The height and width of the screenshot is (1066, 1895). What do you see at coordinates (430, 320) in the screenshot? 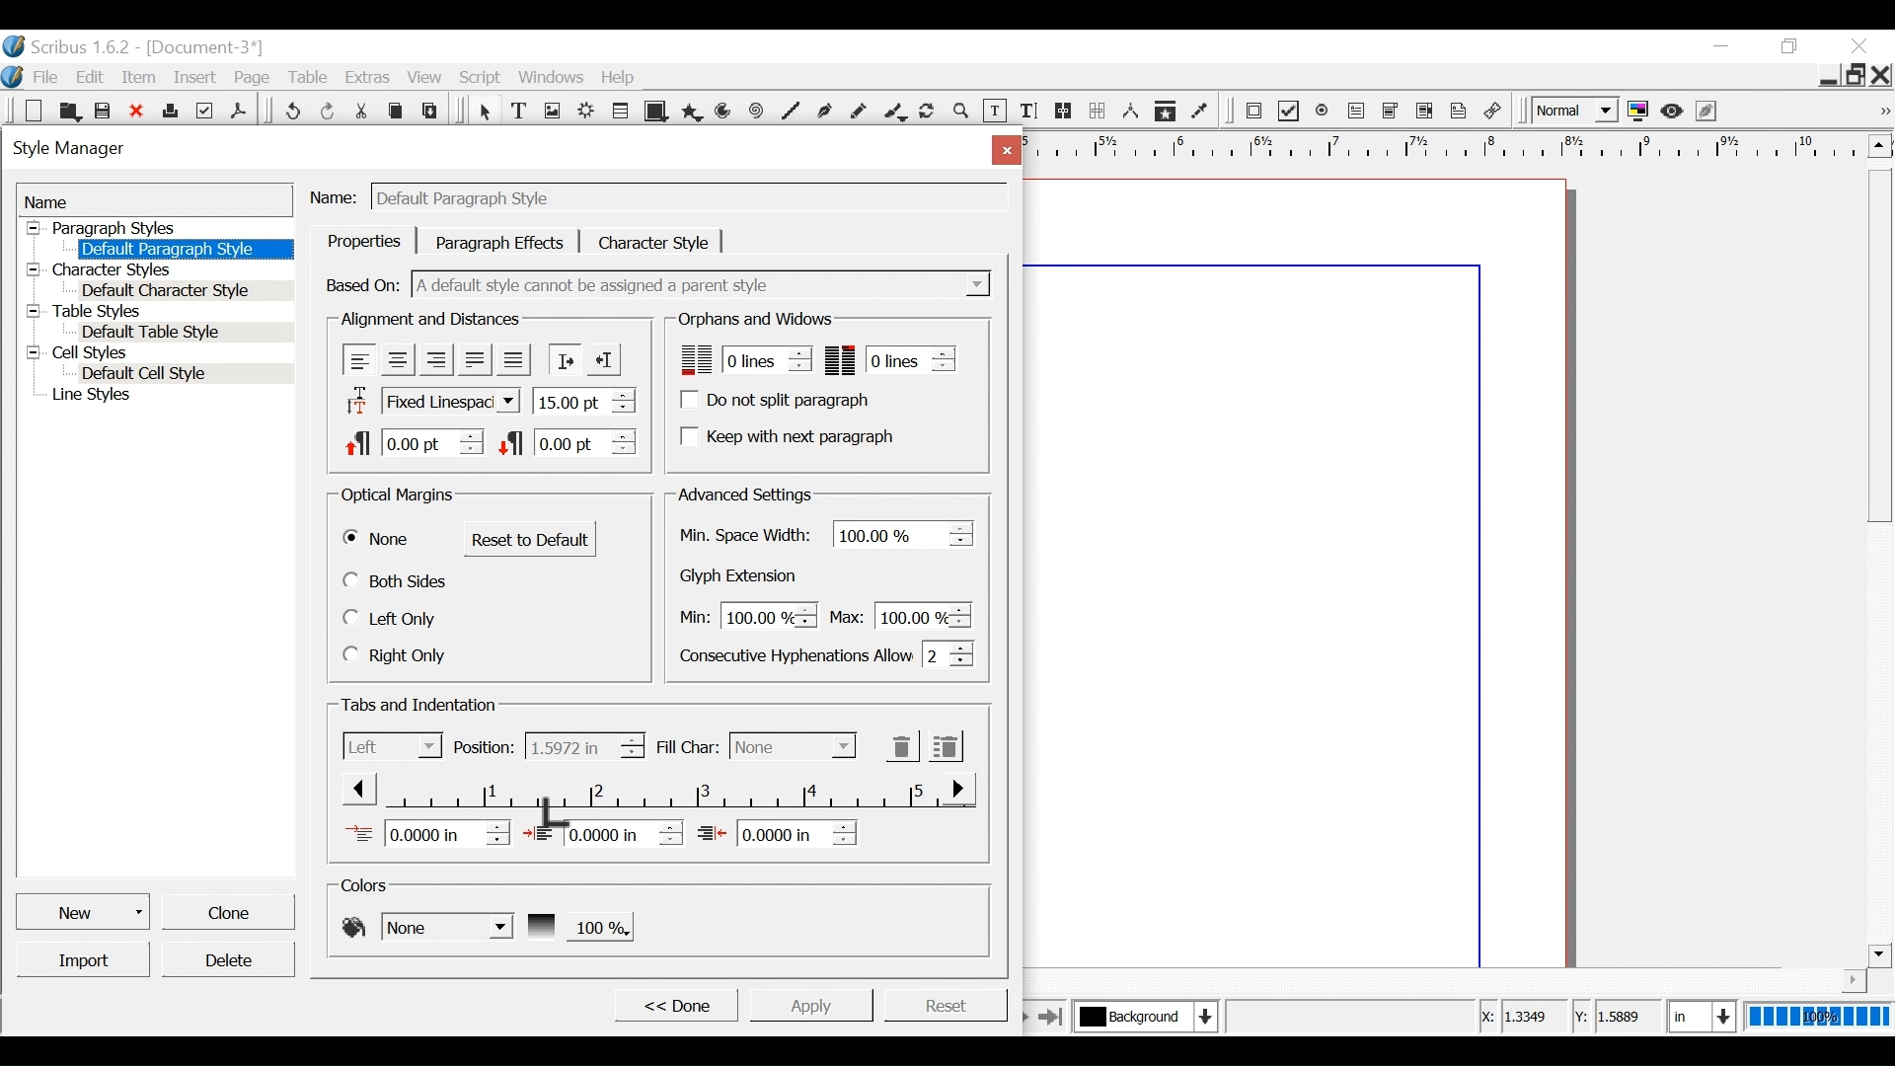
I see `Alignment and Distances` at bounding box center [430, 320].